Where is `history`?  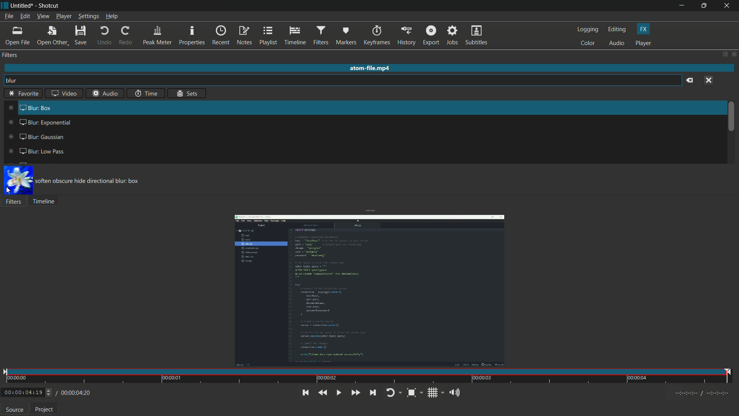
history is located at coordinates (406, 36).